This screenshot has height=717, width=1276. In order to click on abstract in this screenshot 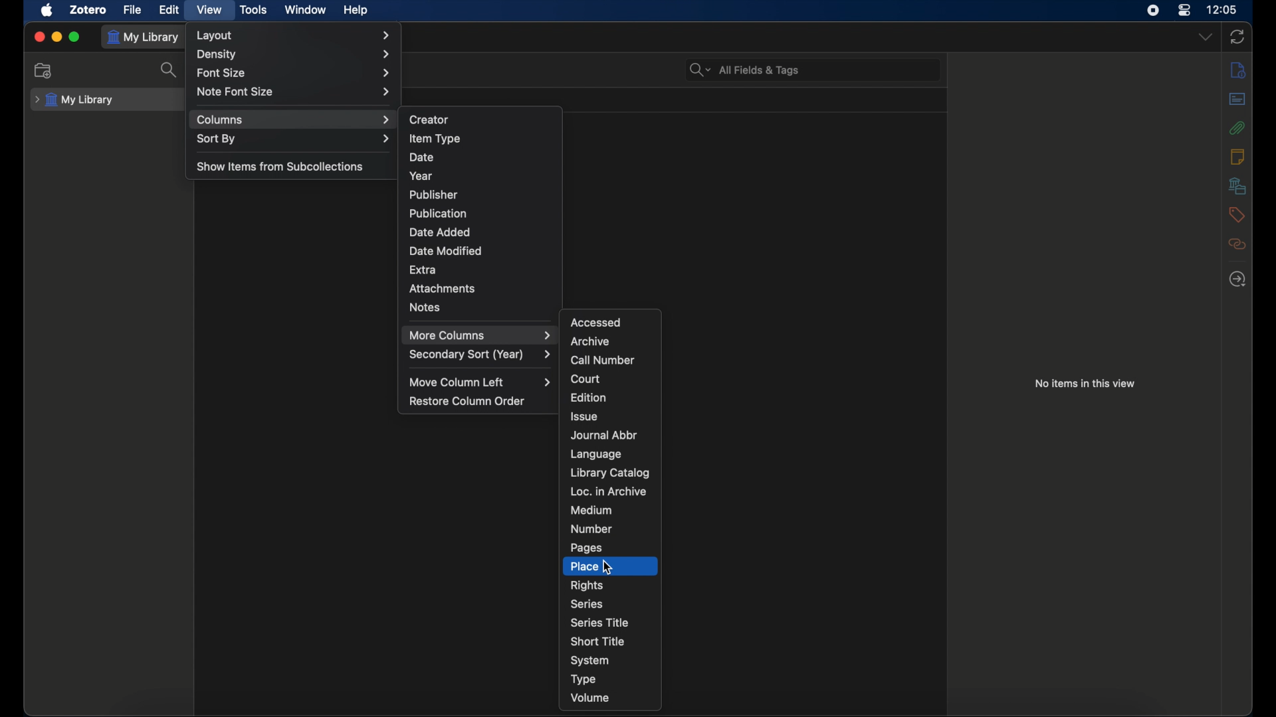, I will do `click(1237, 98)`.